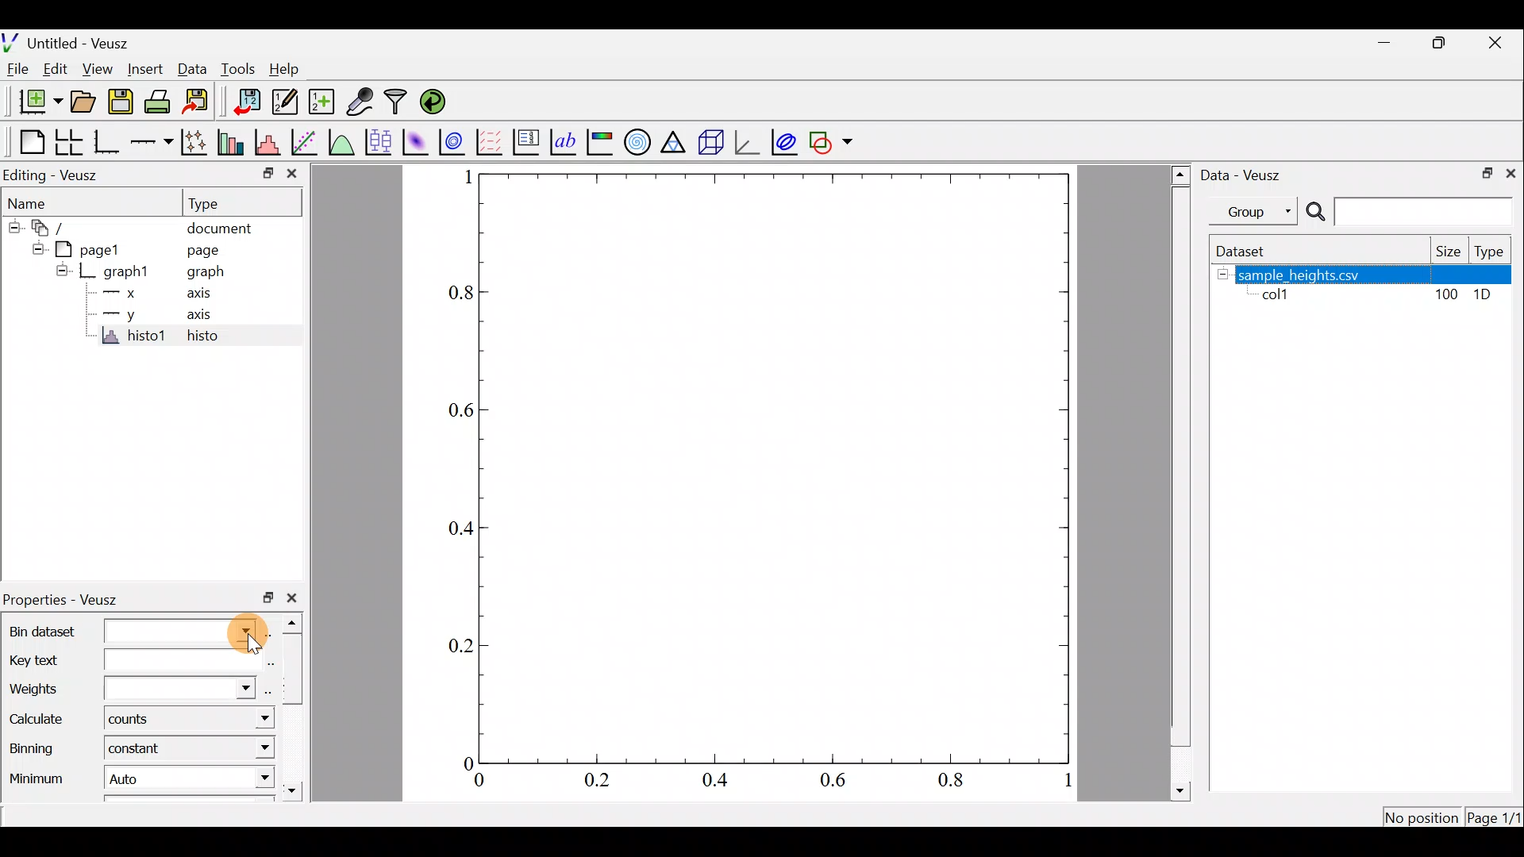 The image size is (1524, 857). Describe the element at coordinates (1376, 275) in the screenshot. I see `sample heights.csv` at that location.